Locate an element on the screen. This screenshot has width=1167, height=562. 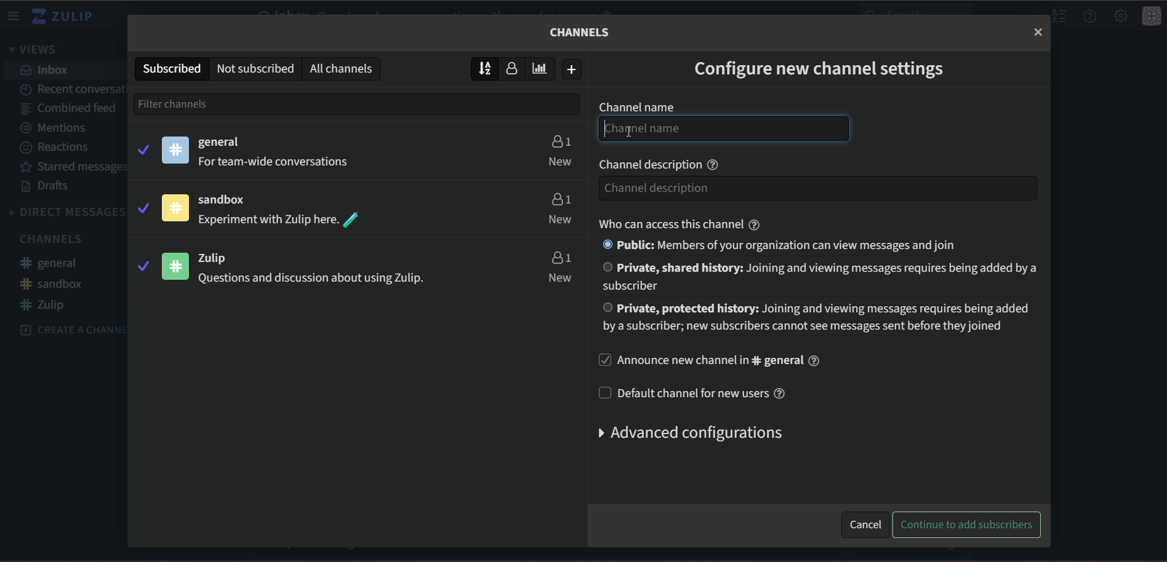
#sandbox is located at coordinates (52, 283).